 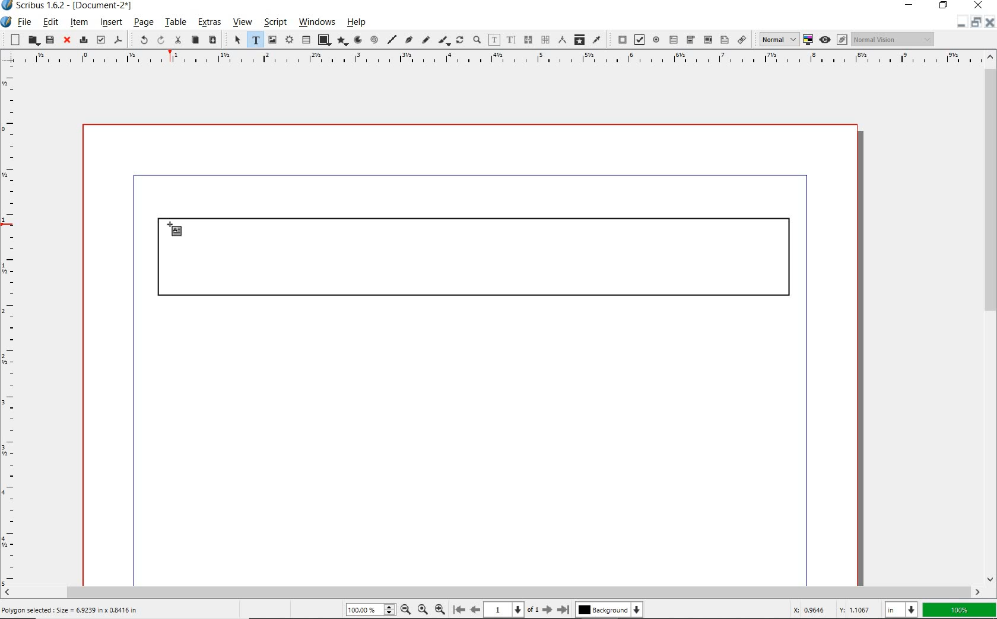 I want to click on image frame, so click(x=272, y=40).